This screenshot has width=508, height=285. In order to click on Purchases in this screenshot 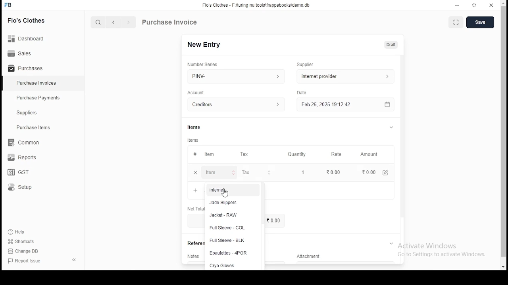, I will do `click(26, 68)`.